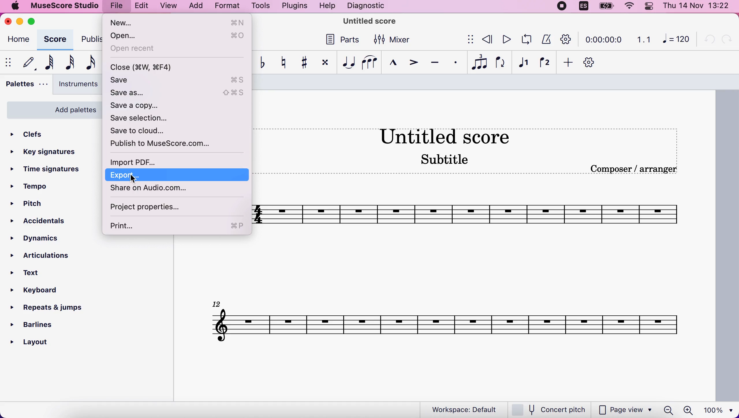 The width and height of the screenshot is (739, 418). What do you see at coordinates (115, 6) in the screenshot?
I see `file` at bounding box center [115, 6].